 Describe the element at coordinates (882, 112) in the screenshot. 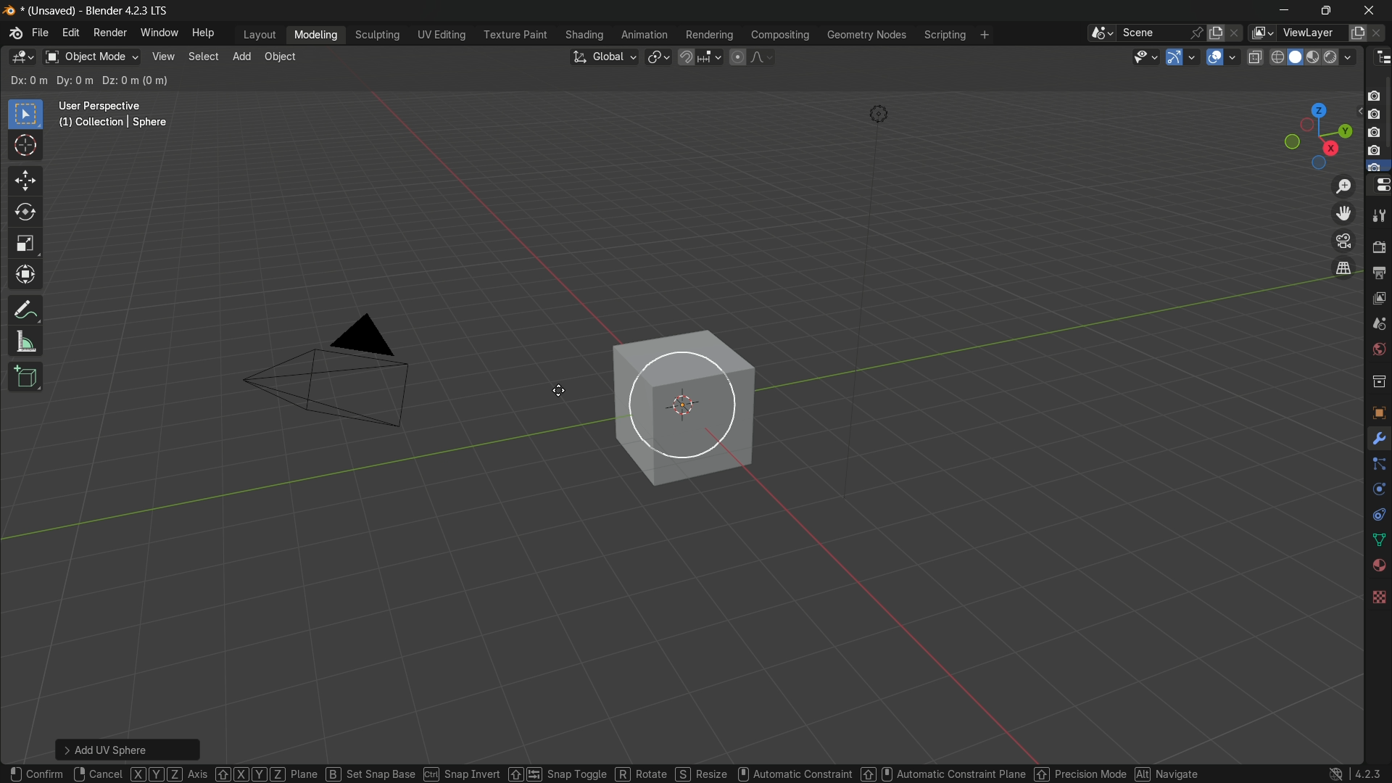

I see `light` at that location.